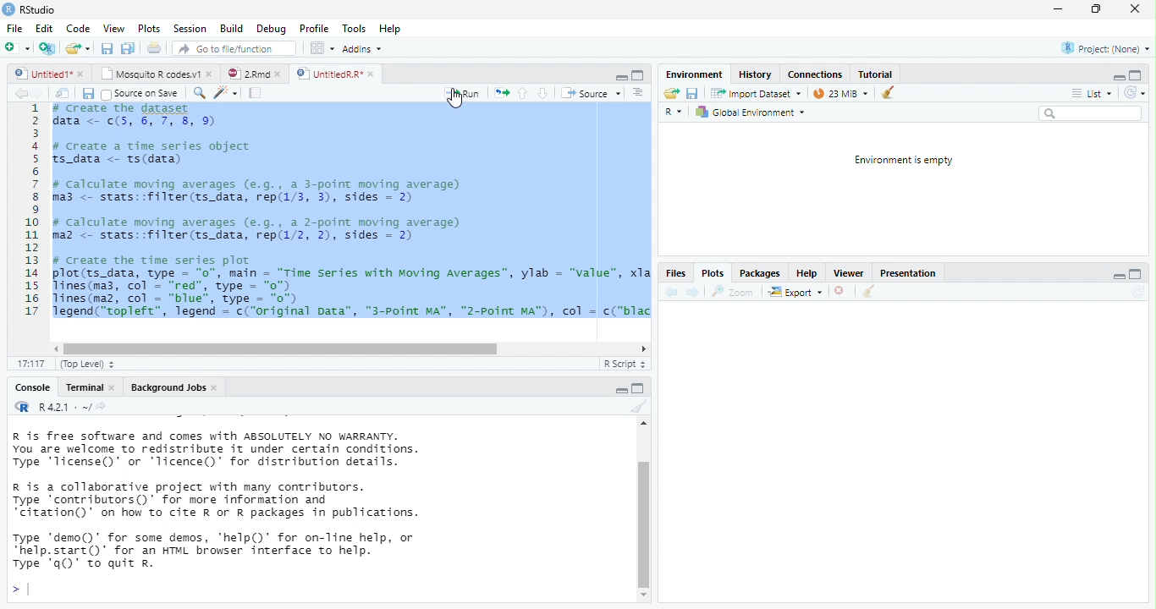 The width and height of the screenshot is (1156, 609). Describe the element at coordinates (16, 48) in the screenshot. I see `New file` at that location.